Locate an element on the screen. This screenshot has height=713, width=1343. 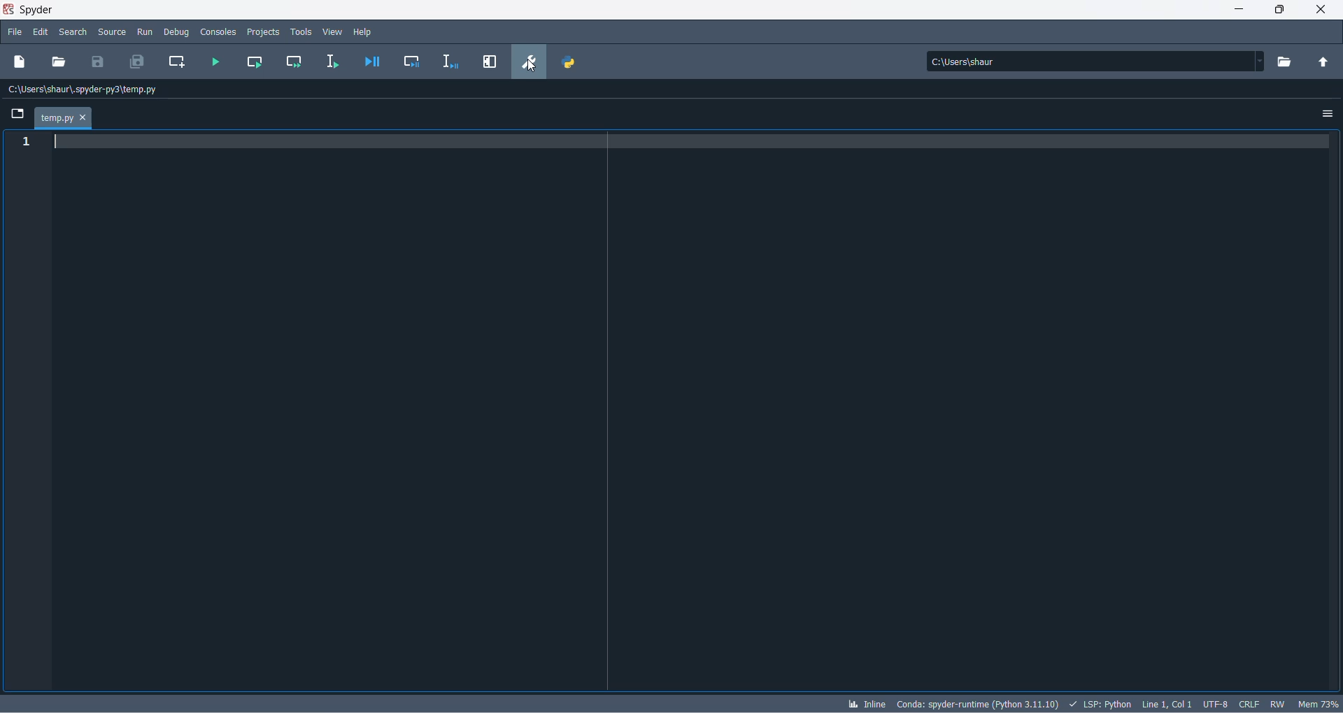
maximize current pane is located at coordinates (490, 62).